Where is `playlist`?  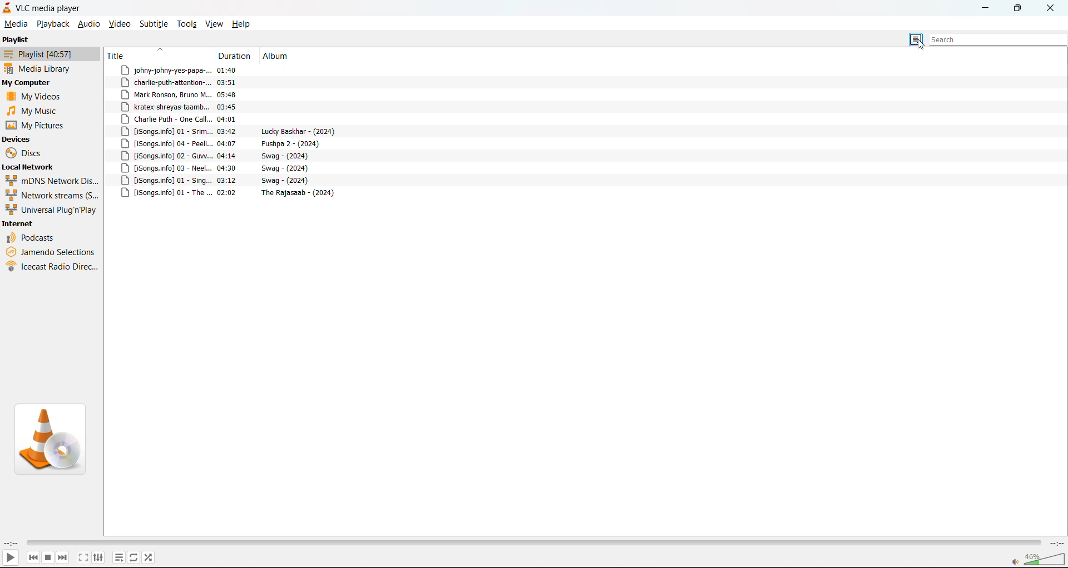
playlist is located at coordinates (42, 53).